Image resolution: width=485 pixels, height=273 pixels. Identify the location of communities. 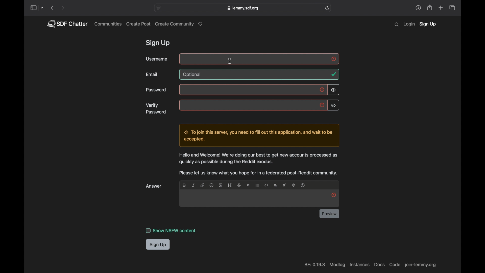
(108, 24).